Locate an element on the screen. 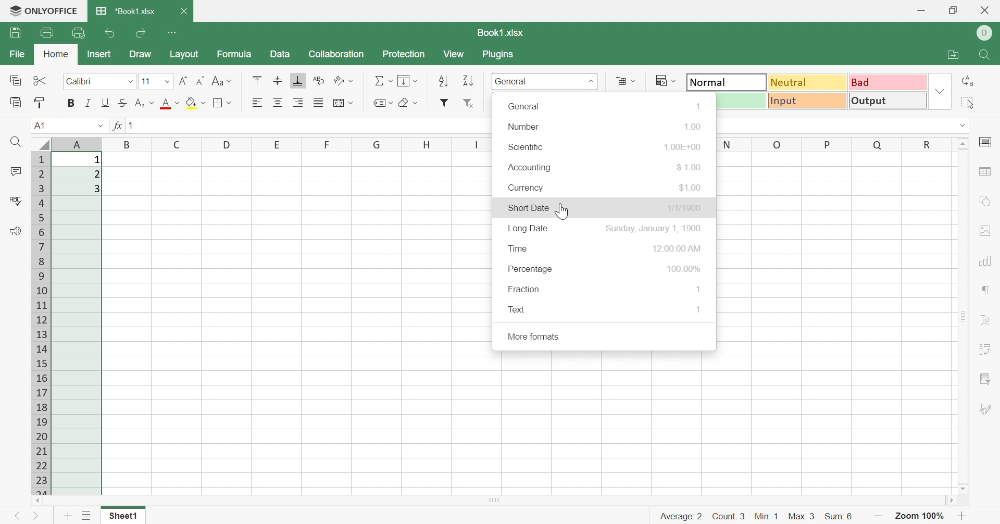  ONLYOFFICE is located at coordinates (54, 9).